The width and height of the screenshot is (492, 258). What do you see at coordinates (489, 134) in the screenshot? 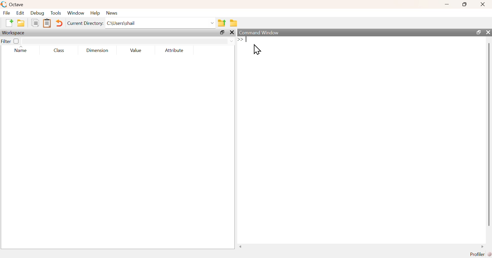
I see `scroll bar` at bounding box center [489, 134].